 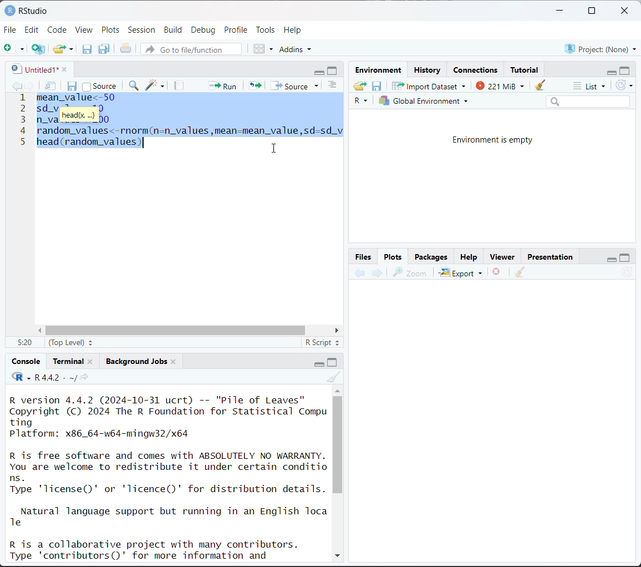 I want to click on previous plot, so click(x=360, y=274).